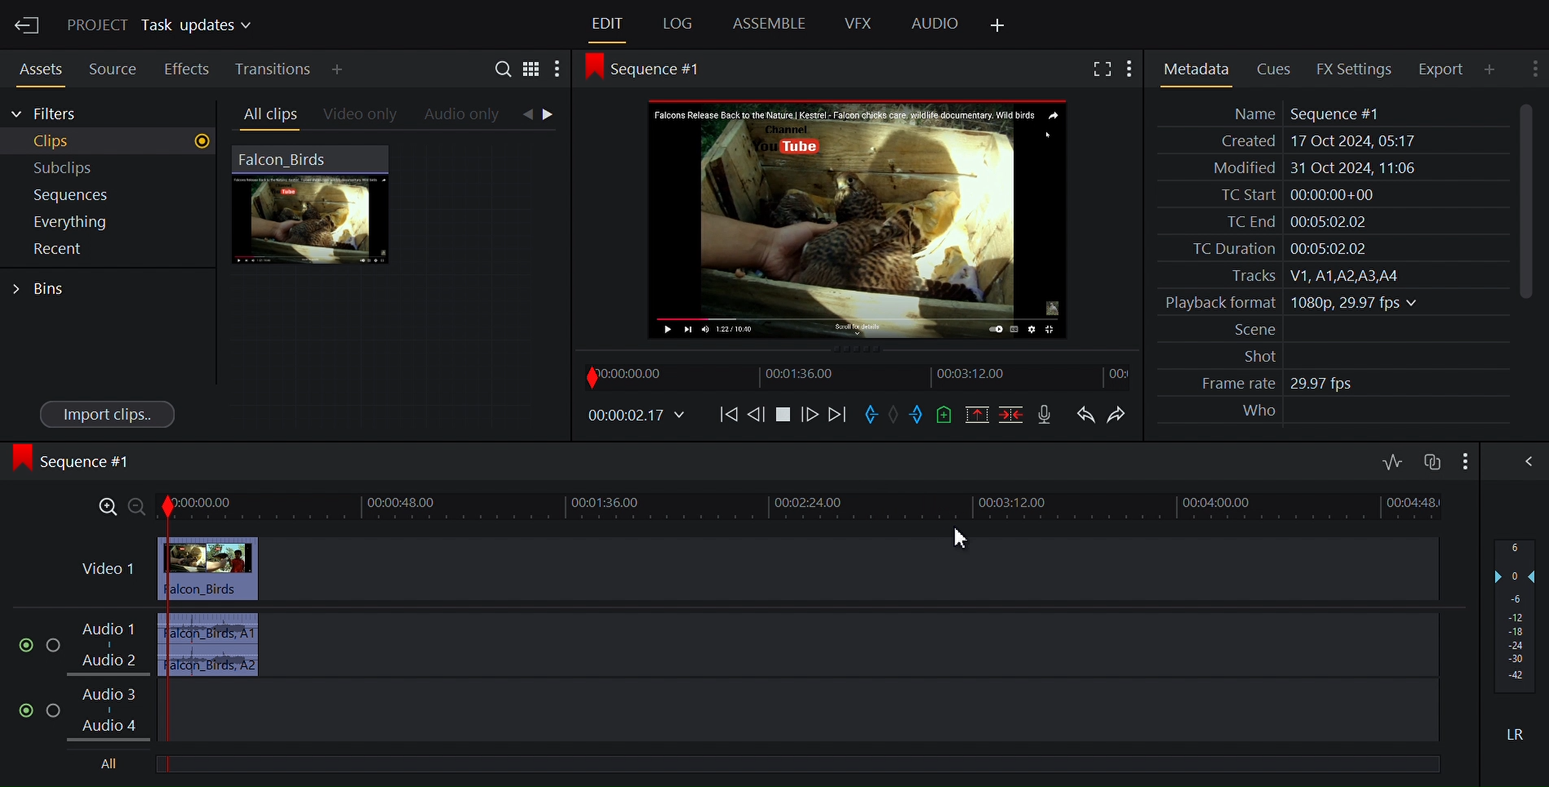 The width and height of the screenshot is (1549, 787). Describe the element at coordinates (23, 709) in the screenshot. I see `Mute/unmute` at that location.